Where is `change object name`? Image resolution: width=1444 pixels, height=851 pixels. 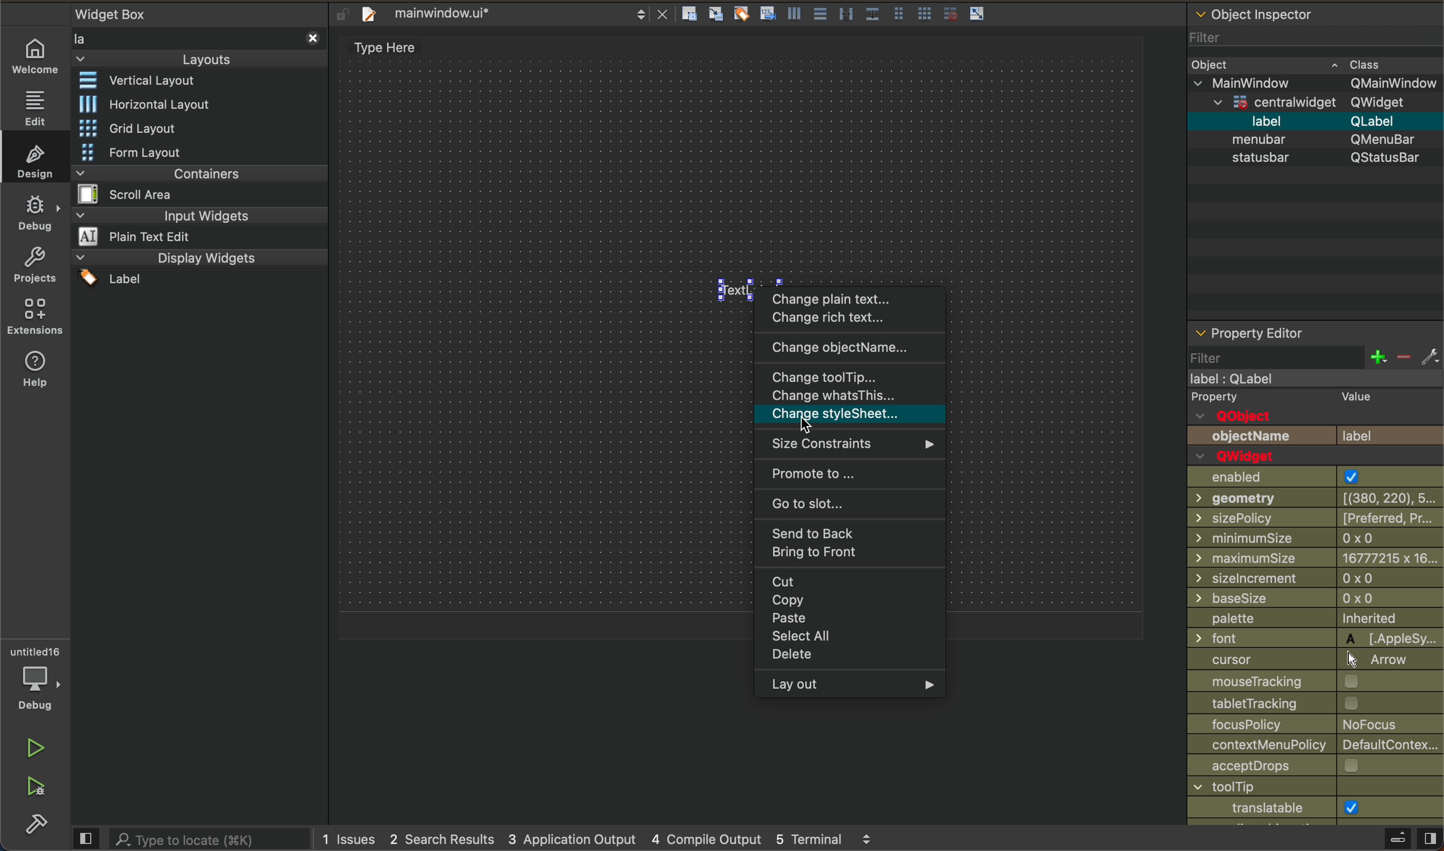 change object name is located at coordinates (850, 350).